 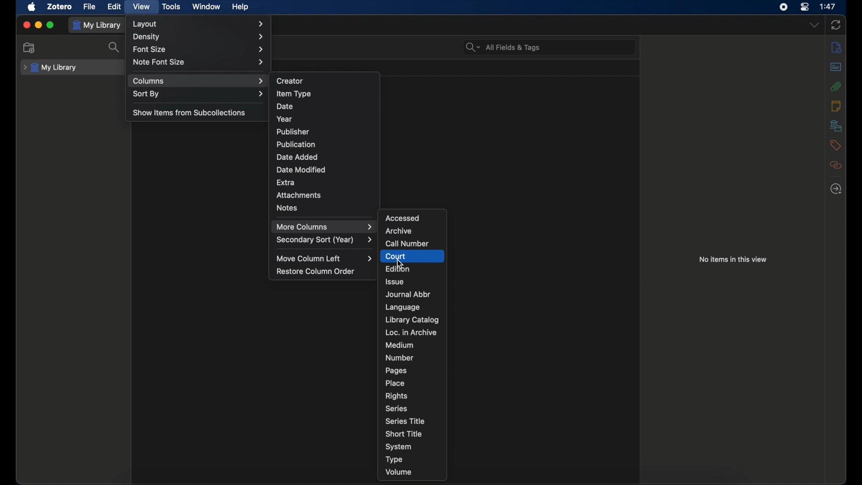 What do you see at coordinates (325, 240) in the screenshot?
I see `secondary sort` at bounding box center [325, 240].